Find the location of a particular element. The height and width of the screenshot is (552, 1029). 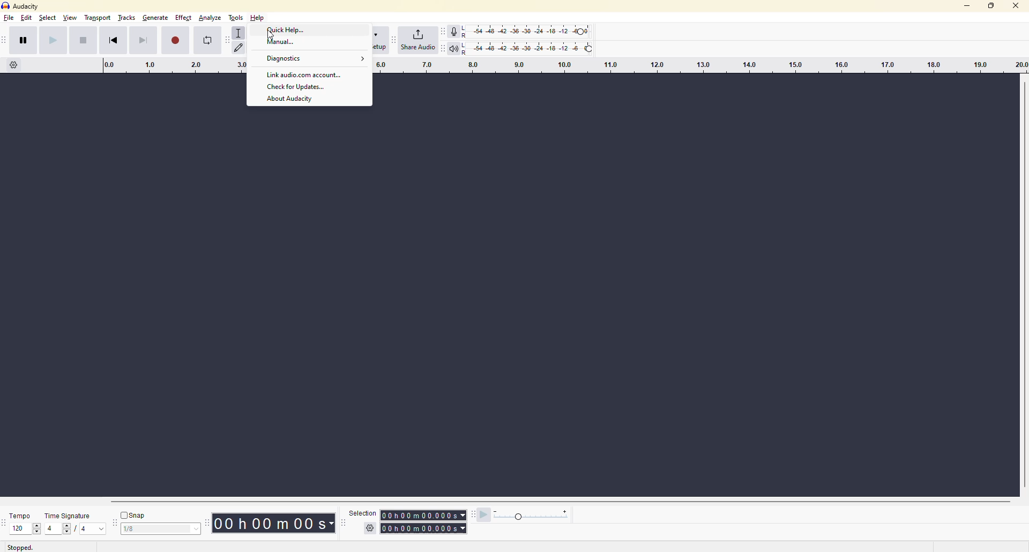

effect is located at coordinates (184, 19).